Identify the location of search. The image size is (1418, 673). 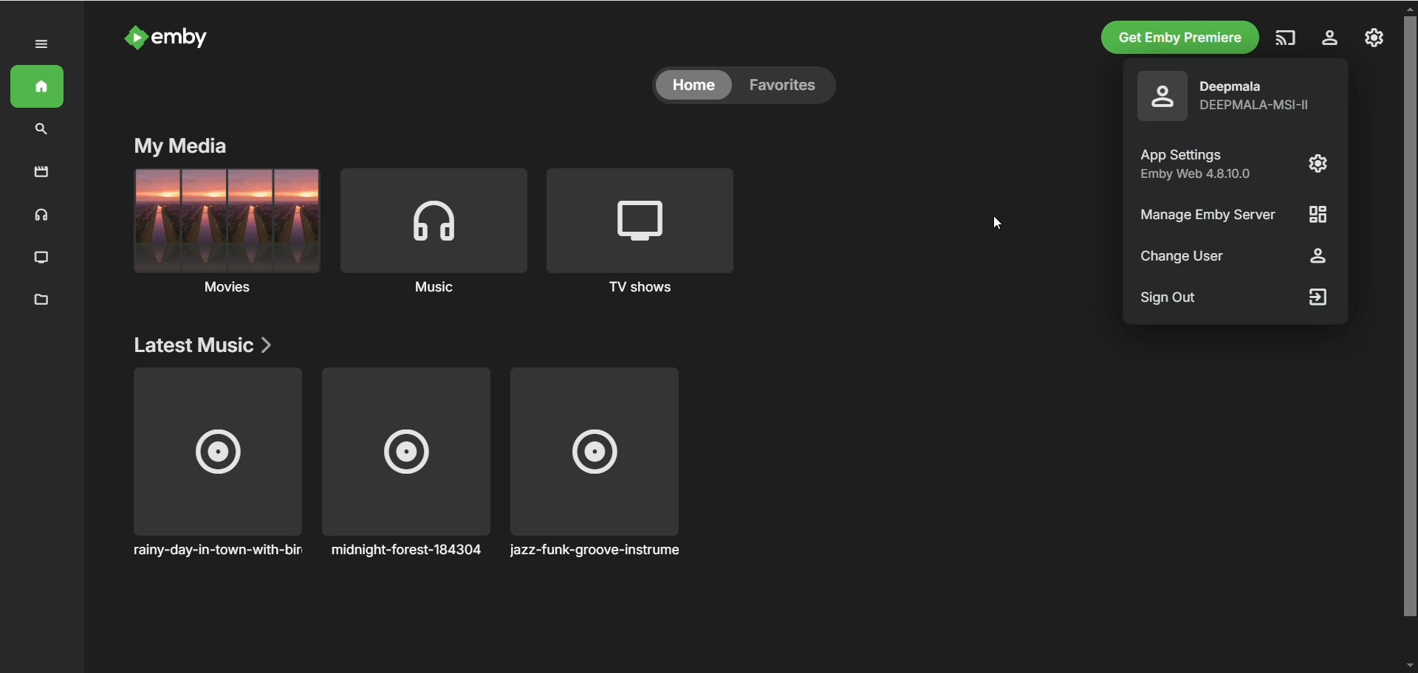
(41, 130).